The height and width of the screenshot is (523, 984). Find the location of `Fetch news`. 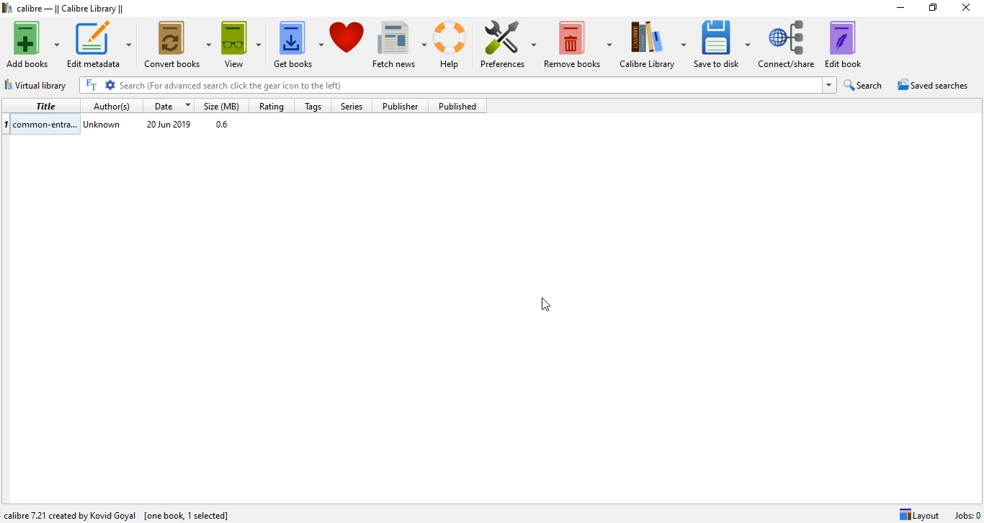

Fetch news is located at coordinates (398, 41).